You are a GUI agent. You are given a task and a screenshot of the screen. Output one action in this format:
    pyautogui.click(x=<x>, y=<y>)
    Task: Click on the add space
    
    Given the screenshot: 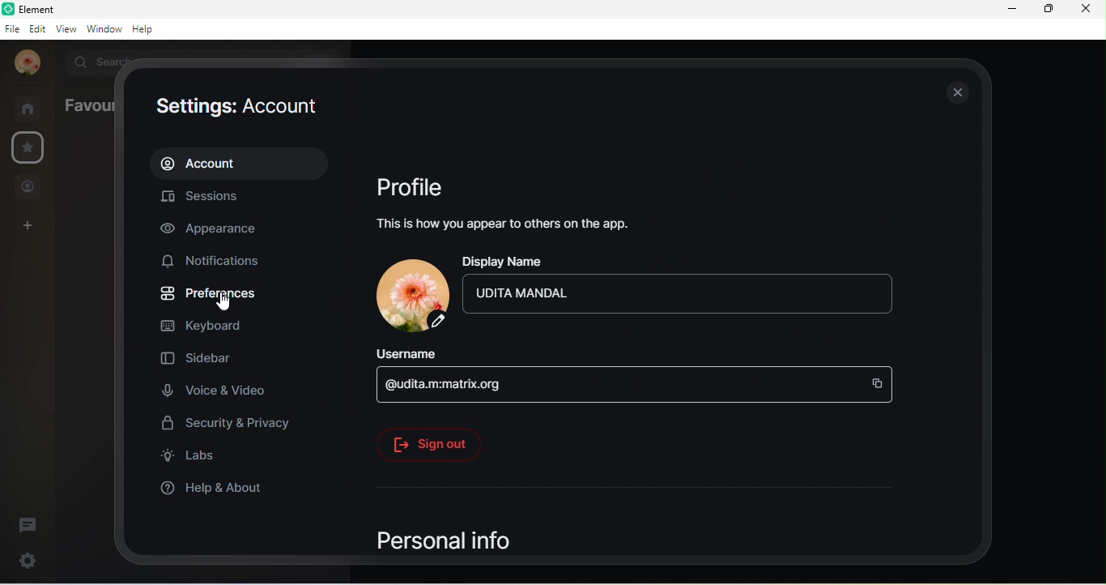 What is the action you would take?
    pyautogui.click(x=28, y=228)
    